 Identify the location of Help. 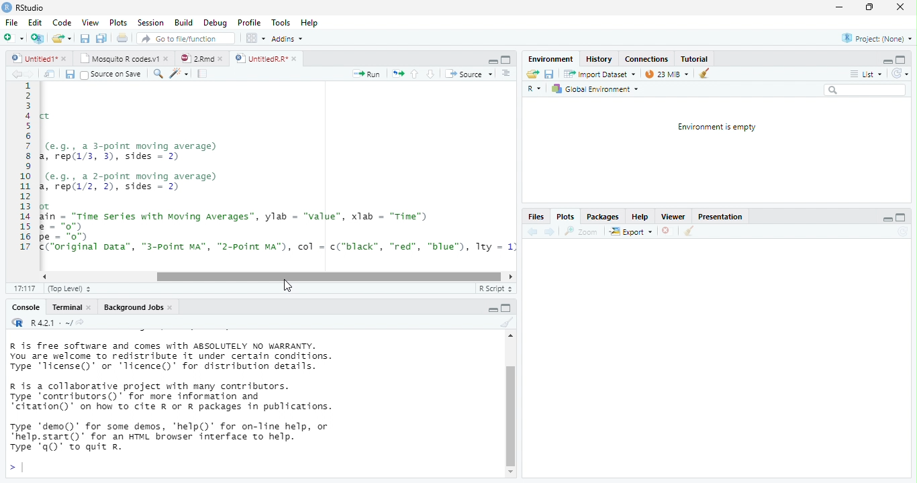
(638, 217).